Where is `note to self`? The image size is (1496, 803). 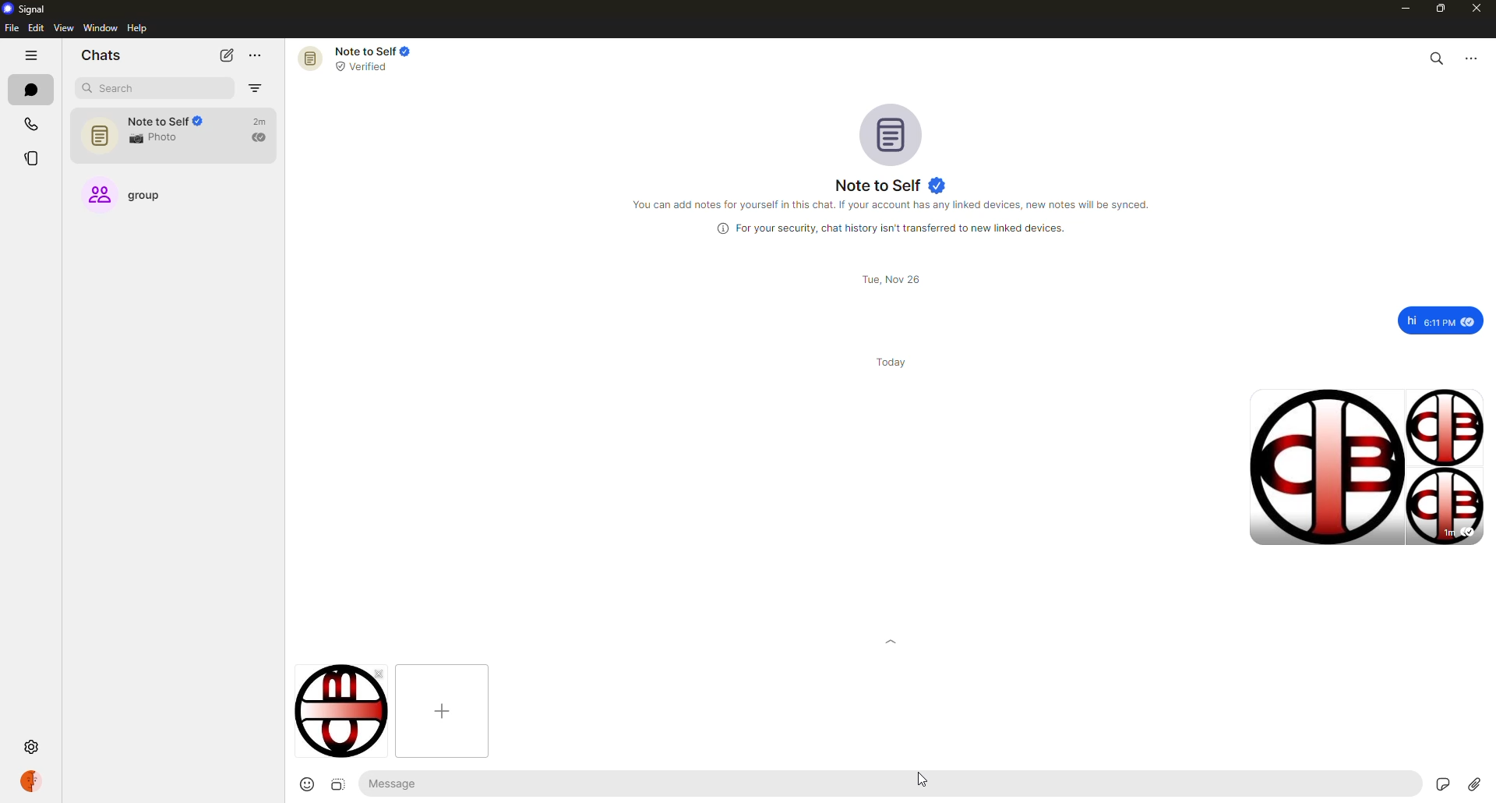 note to self is located at coordinates (367, 58).